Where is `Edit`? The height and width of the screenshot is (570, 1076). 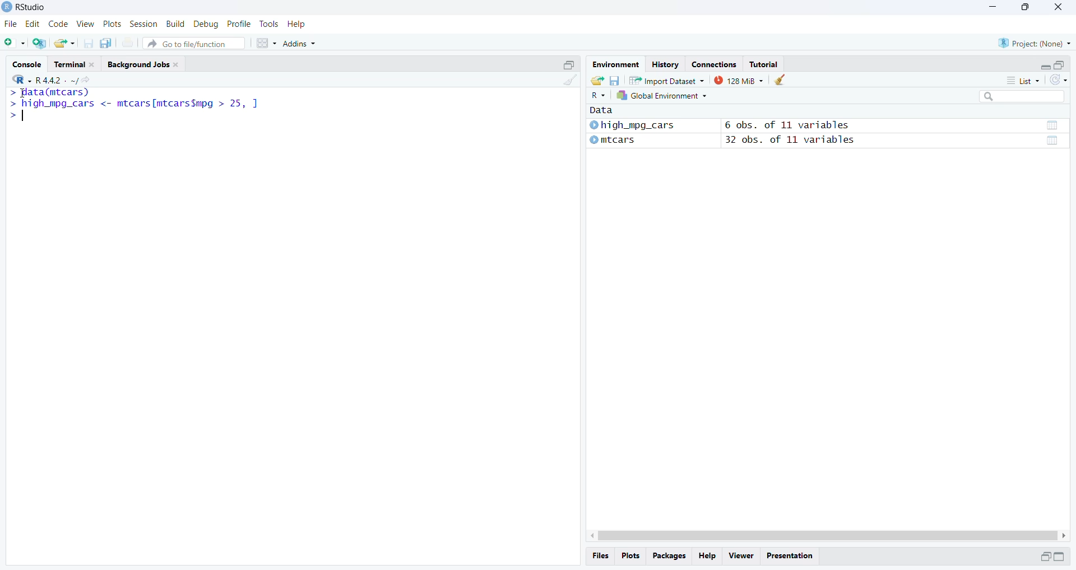
Edit is located at coordinates (34, 24).